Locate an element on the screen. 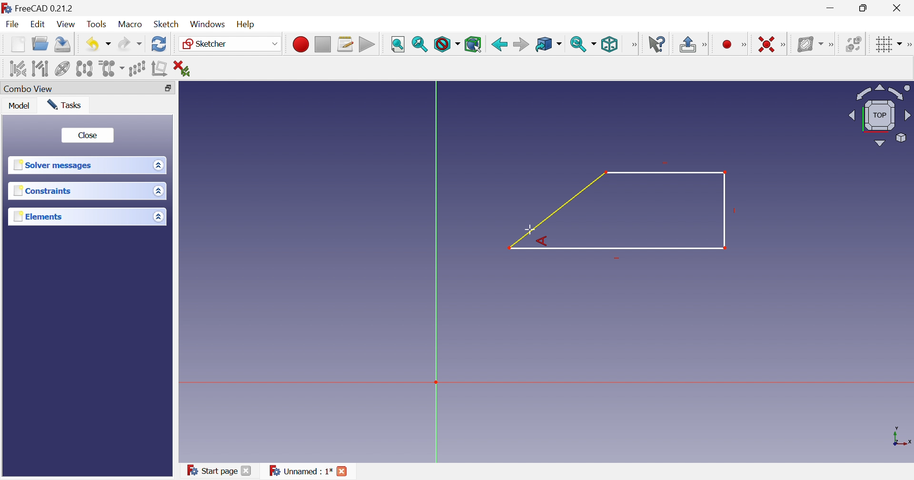  Forward is located at coordinates (521, 44).